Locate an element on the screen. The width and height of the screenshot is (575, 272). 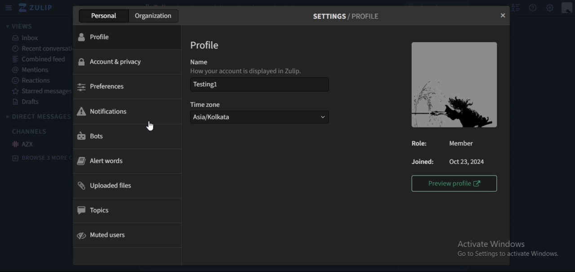
mute users is located at coordinates (102, 237).